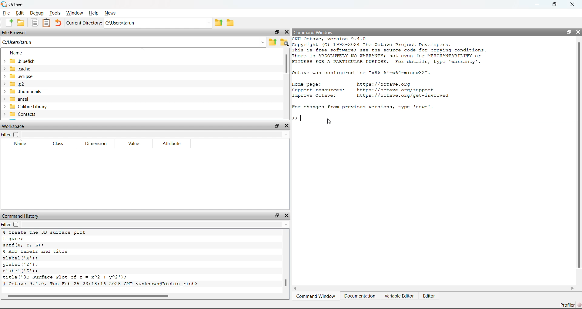  I want to click on zlabel('2');, so click(22, 271).